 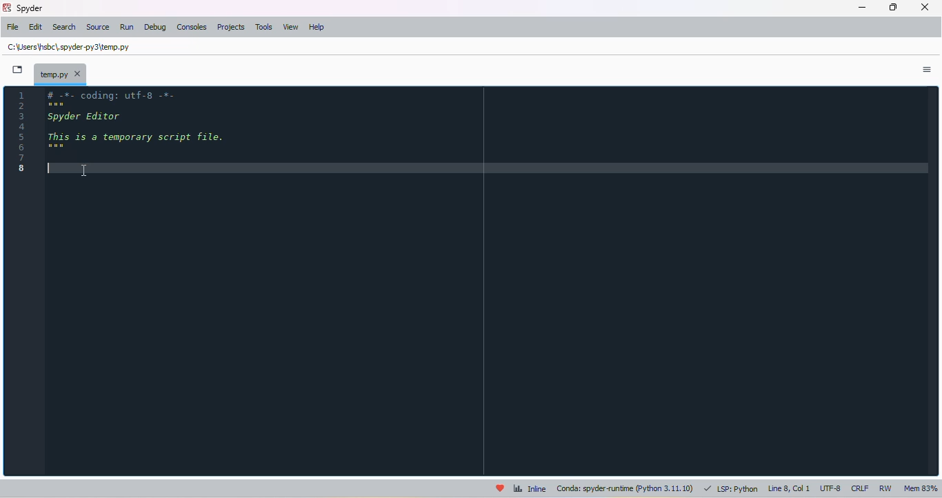 What do you see at coordinates (290, 27) in the screenshot?
I see `view` at bounding box center [290, 27].